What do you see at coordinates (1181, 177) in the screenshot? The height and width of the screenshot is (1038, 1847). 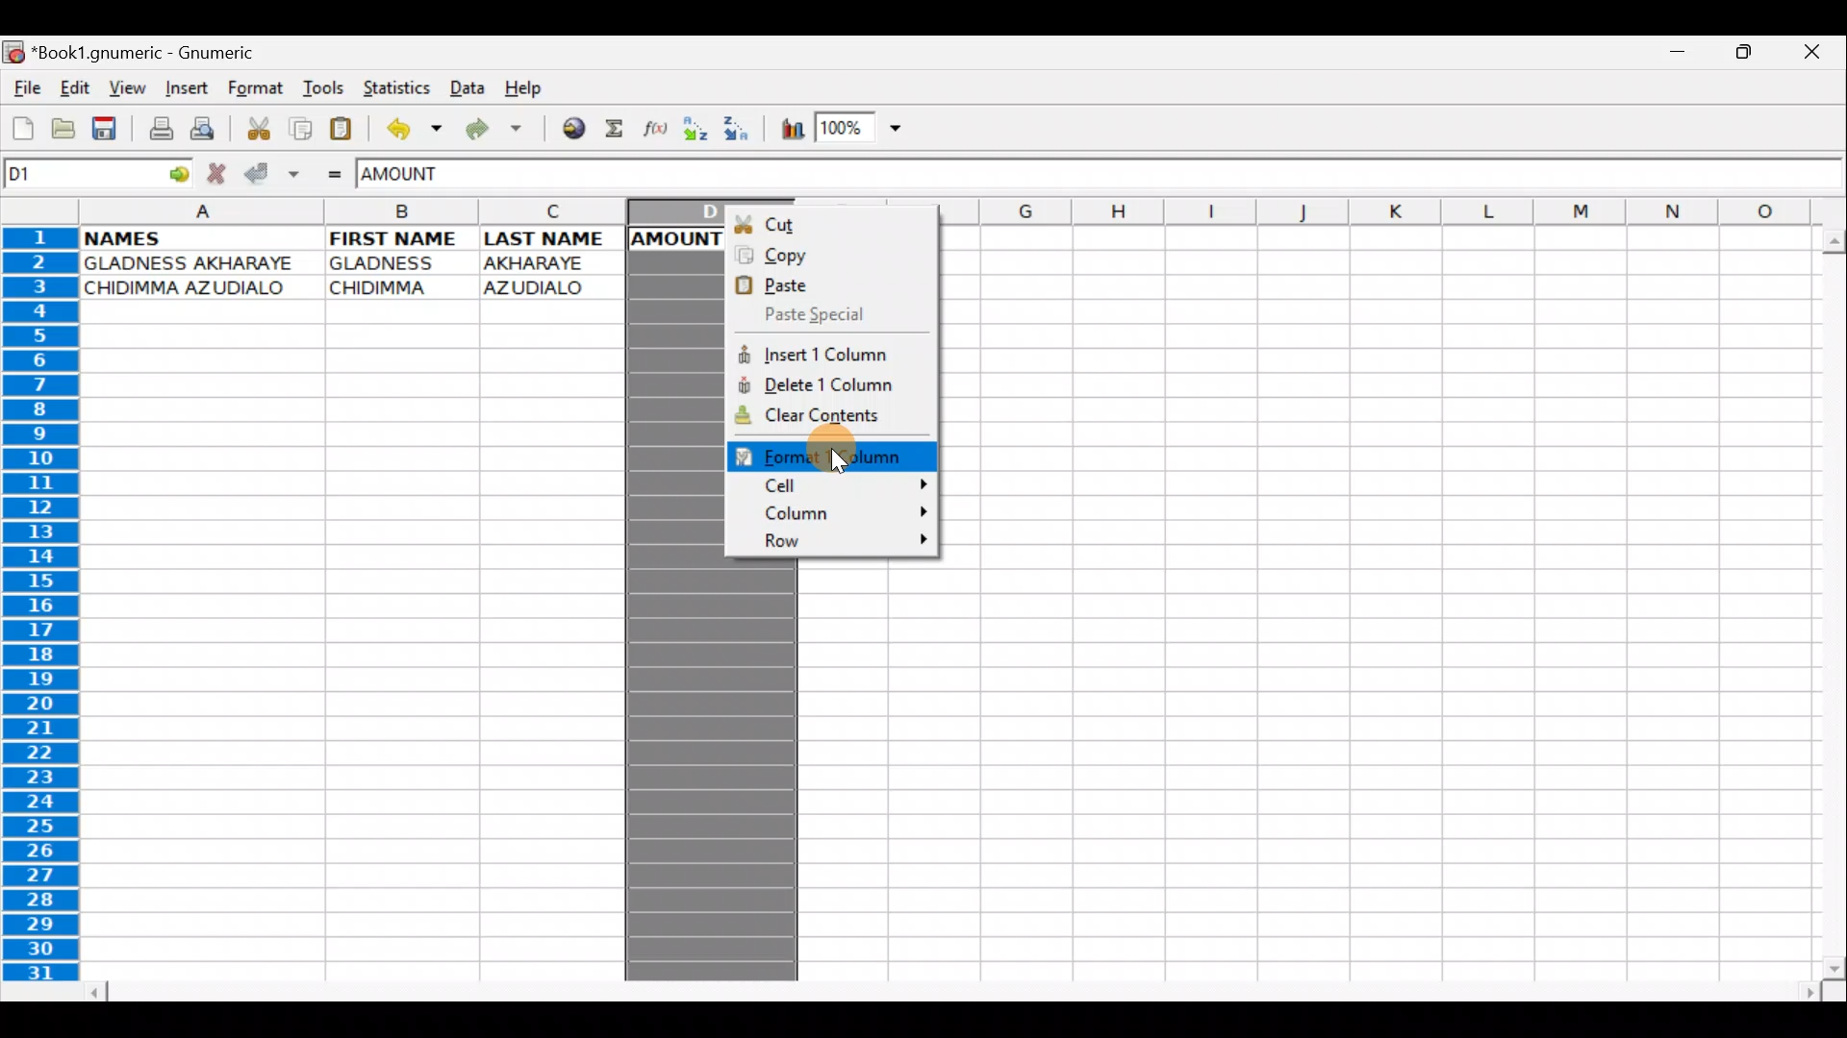 I see `Formula bar` at bounding box center [1181, 177].